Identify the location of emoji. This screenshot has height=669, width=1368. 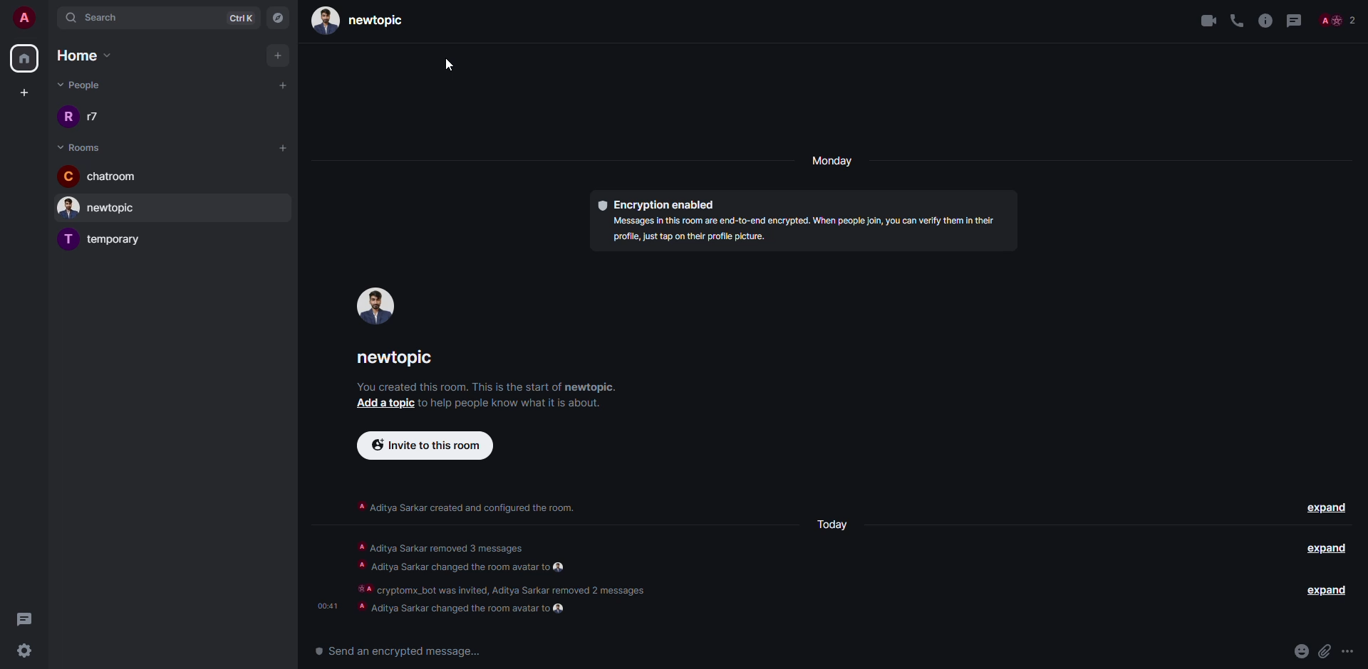
(1302, 651).